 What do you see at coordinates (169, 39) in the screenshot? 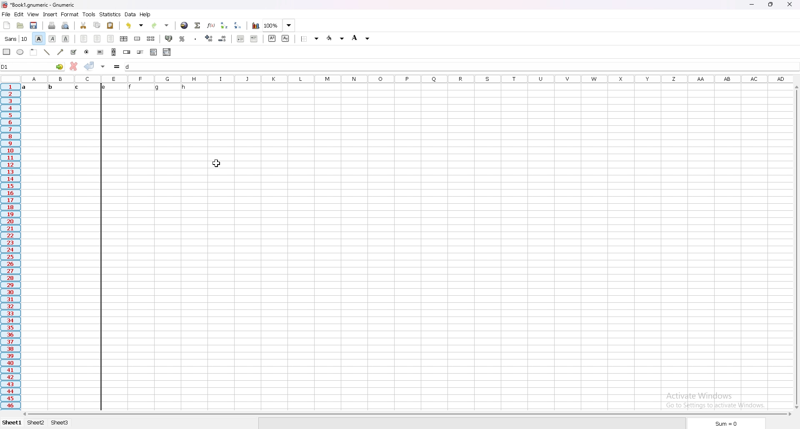
I see `accounting` at bounding box center [169, 39].